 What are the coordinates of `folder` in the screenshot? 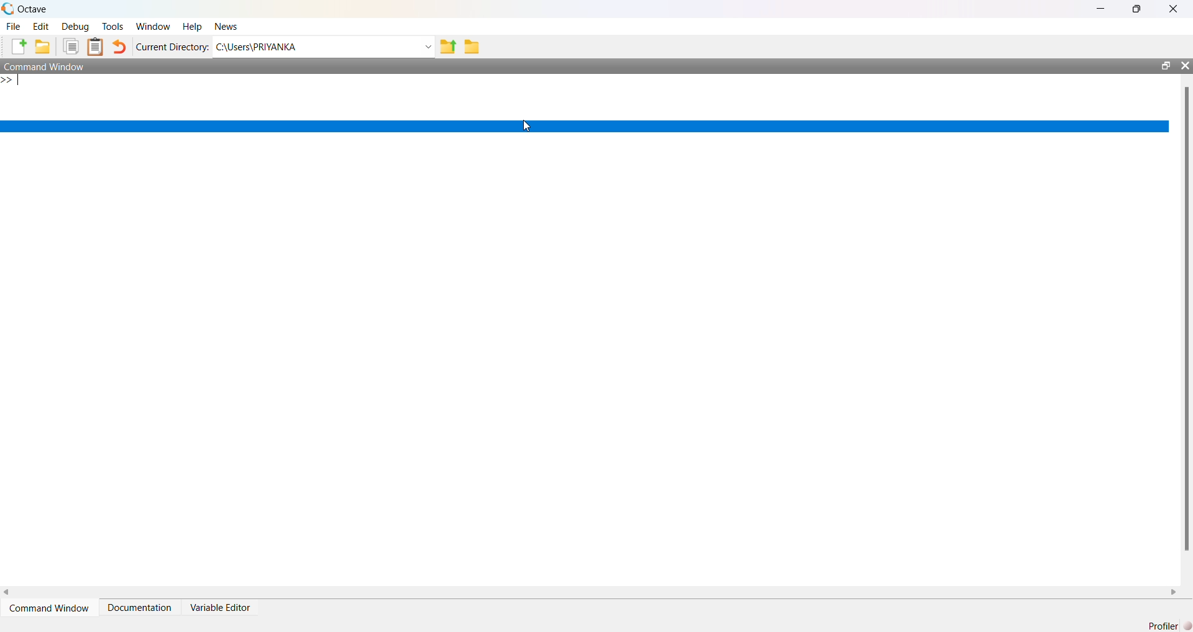 It's located at (472, 47).